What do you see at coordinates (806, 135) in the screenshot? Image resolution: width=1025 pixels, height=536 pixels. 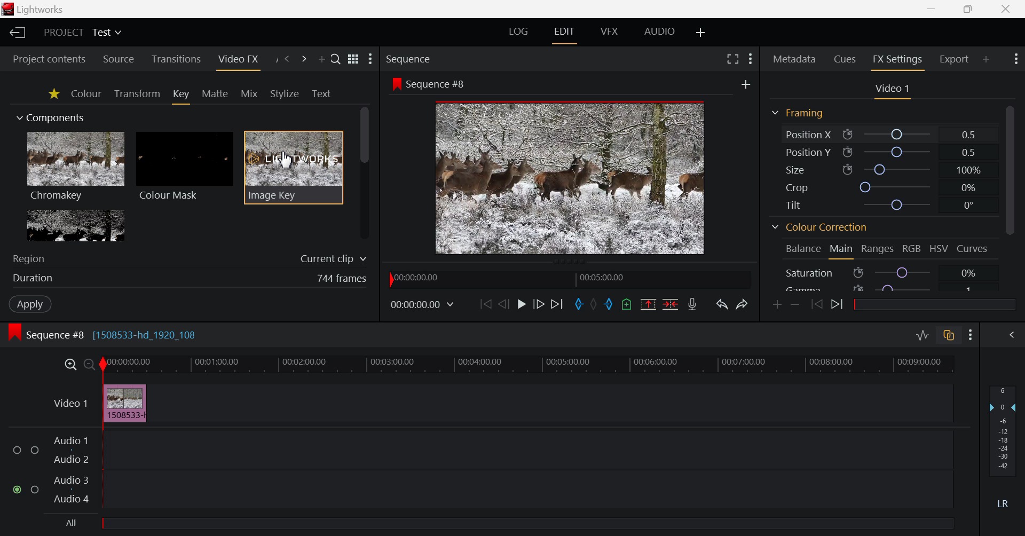 I see `Position X` at bounding box center [806, 135].